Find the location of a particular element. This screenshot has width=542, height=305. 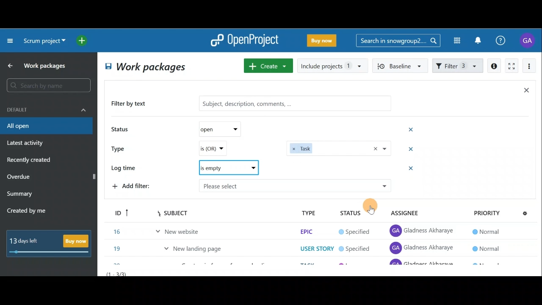

Baseline is located at coordinates (401, 65).